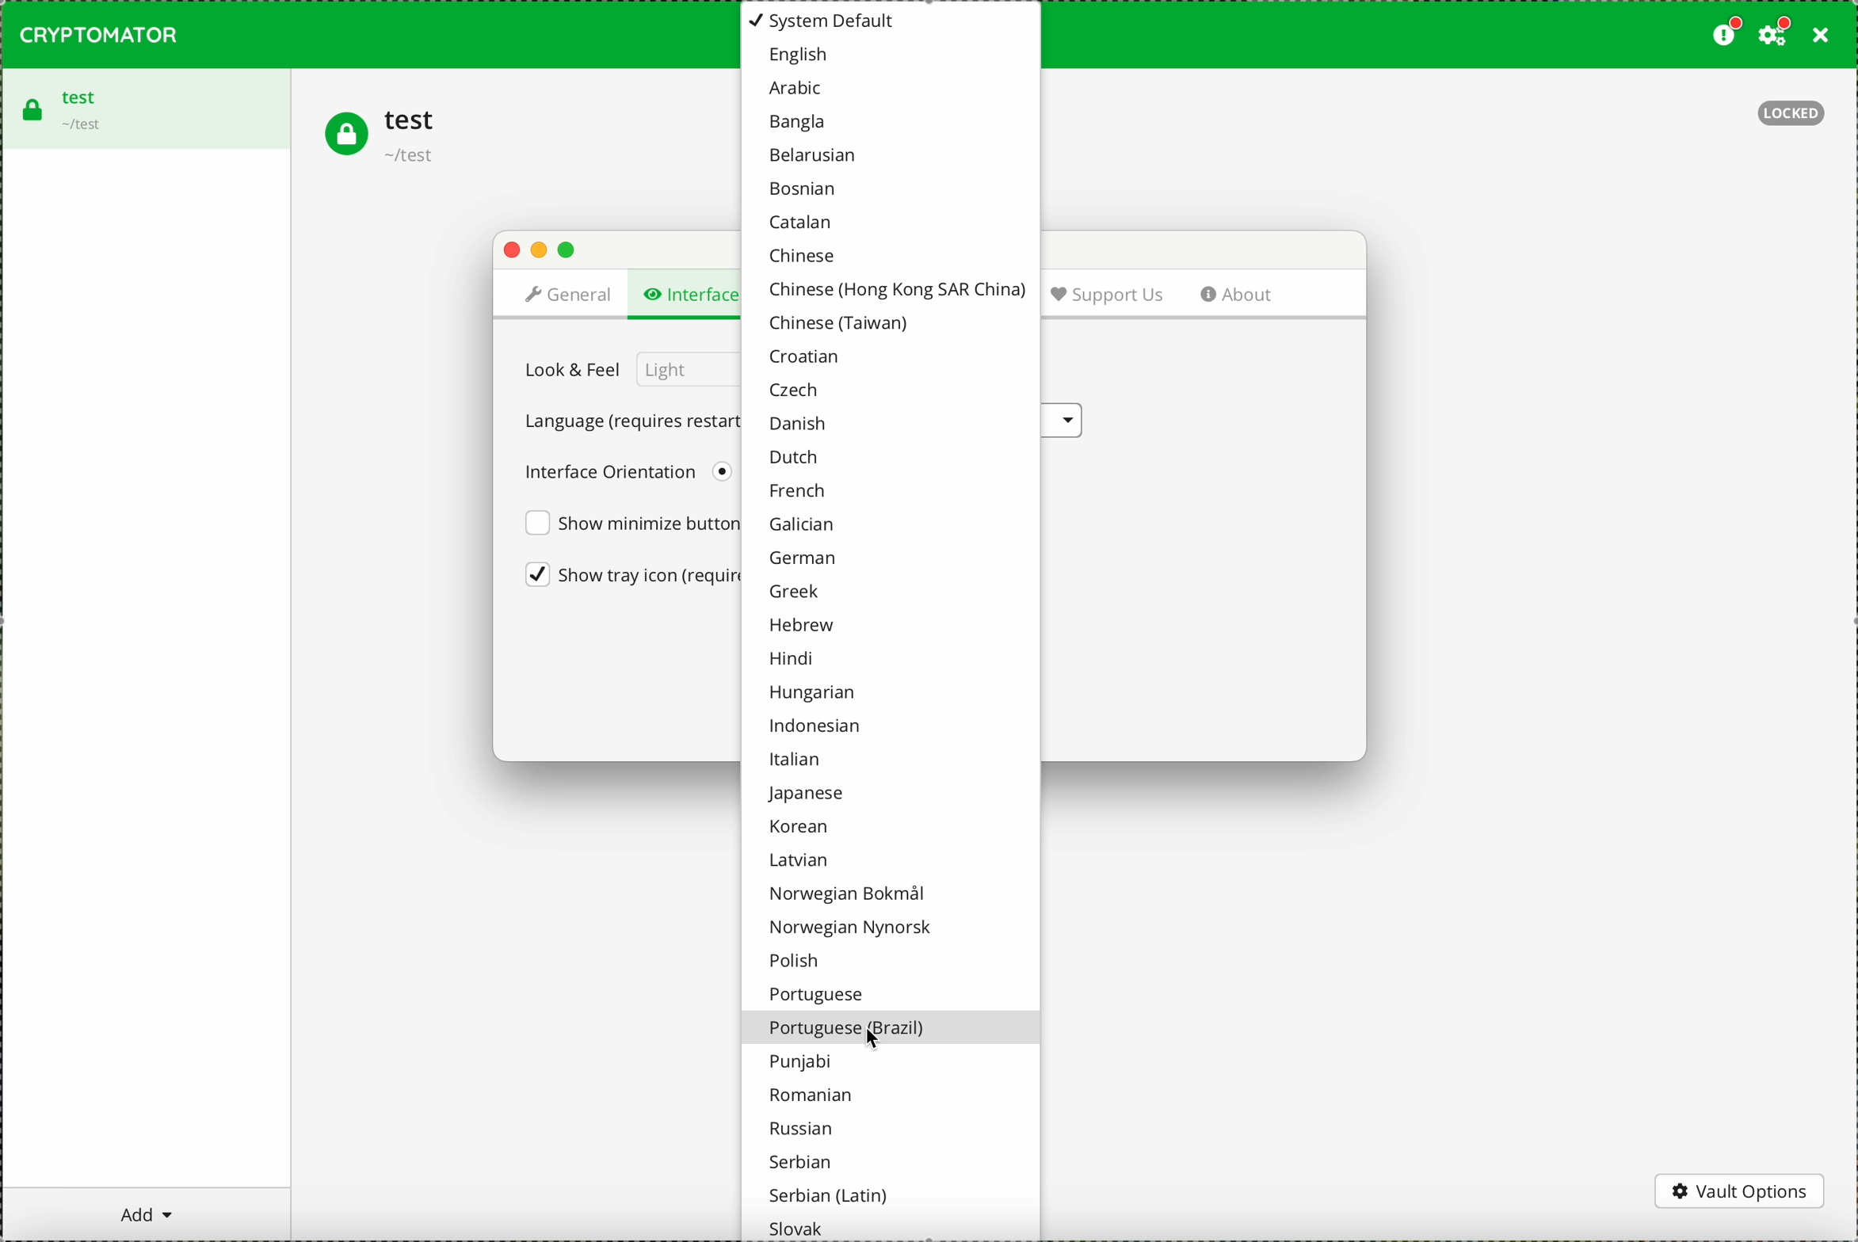 The image size is (1858, 1242). I want to click on belarusian, so click(811, 157).